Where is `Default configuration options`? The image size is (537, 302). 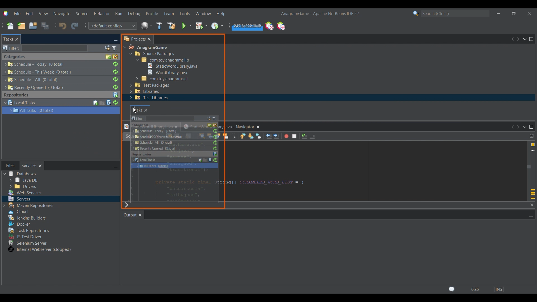
Default configuration options is located at coordinates (112, 26).